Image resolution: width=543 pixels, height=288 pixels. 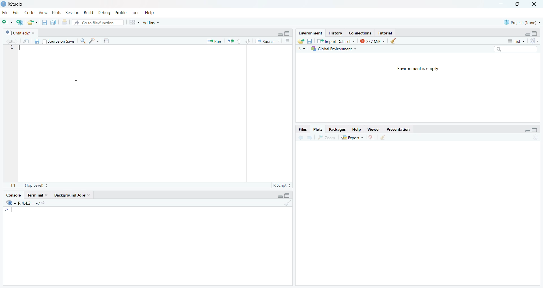 I want to click on hide console, so click(x=288, y=195).